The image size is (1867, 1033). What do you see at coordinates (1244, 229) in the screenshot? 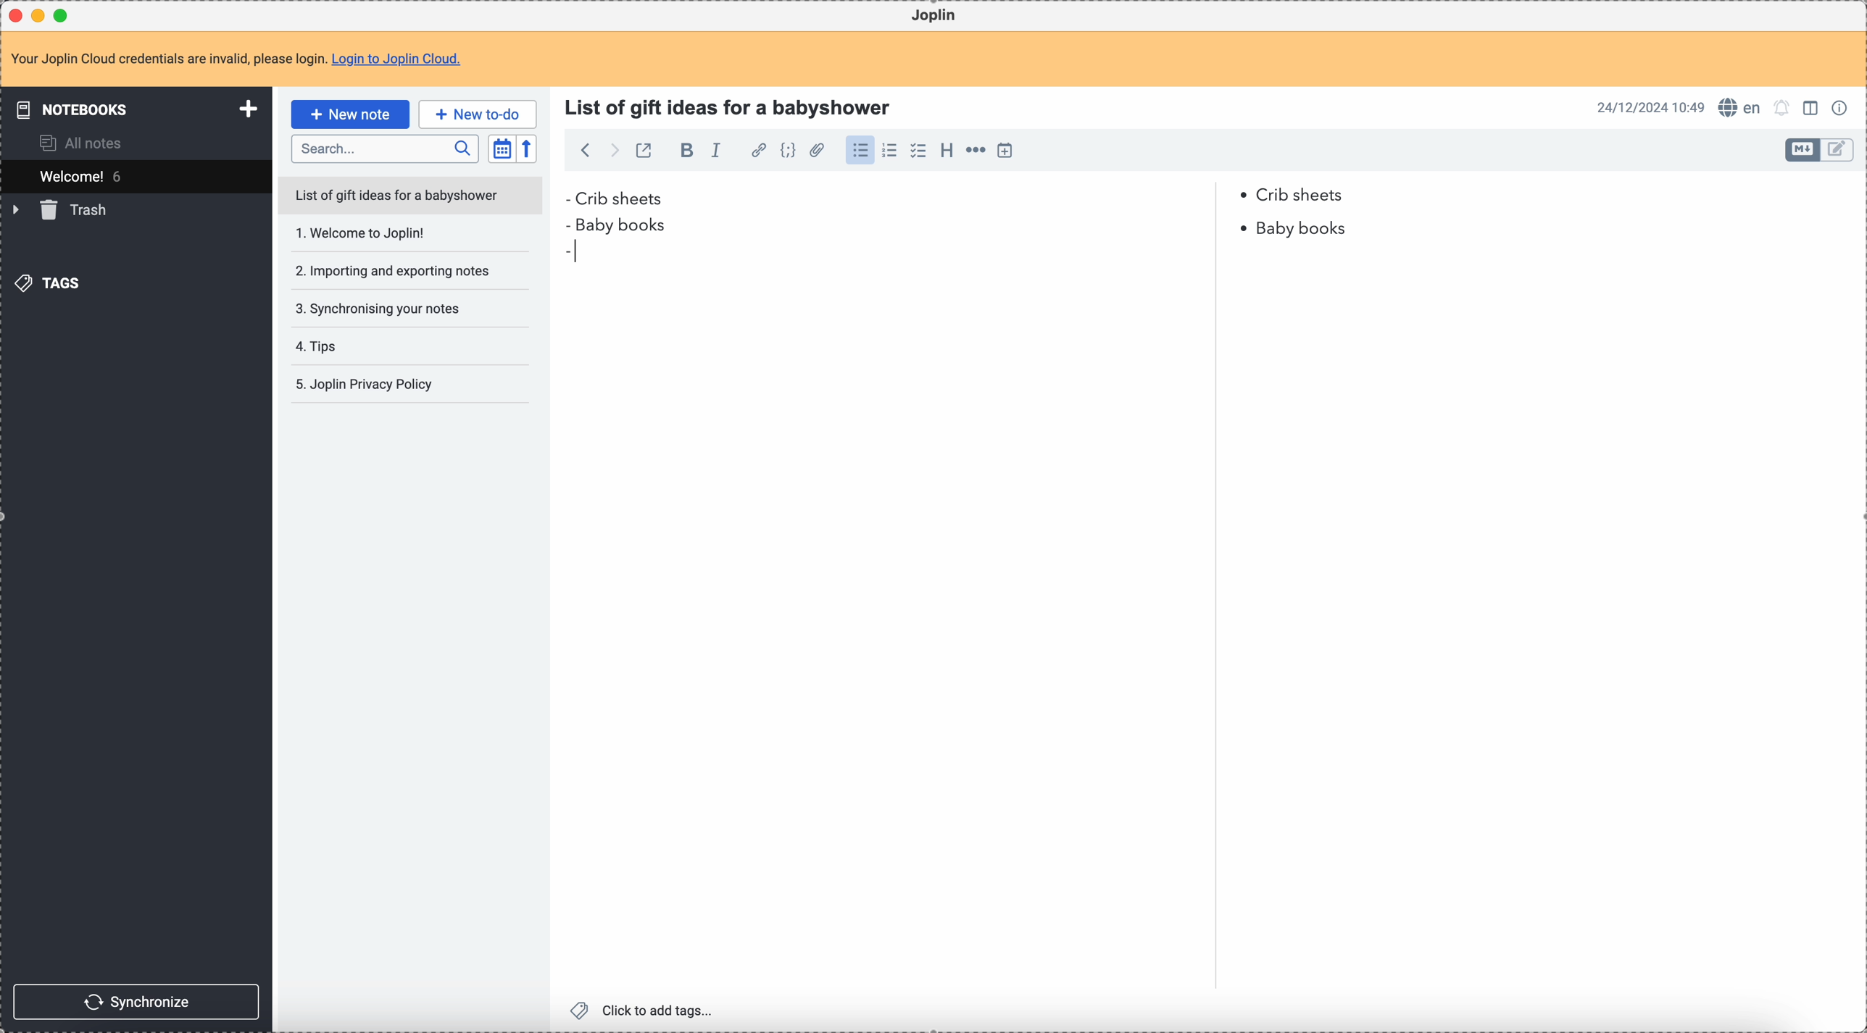
I see `bullet point` at bounding box center [1244, 229].